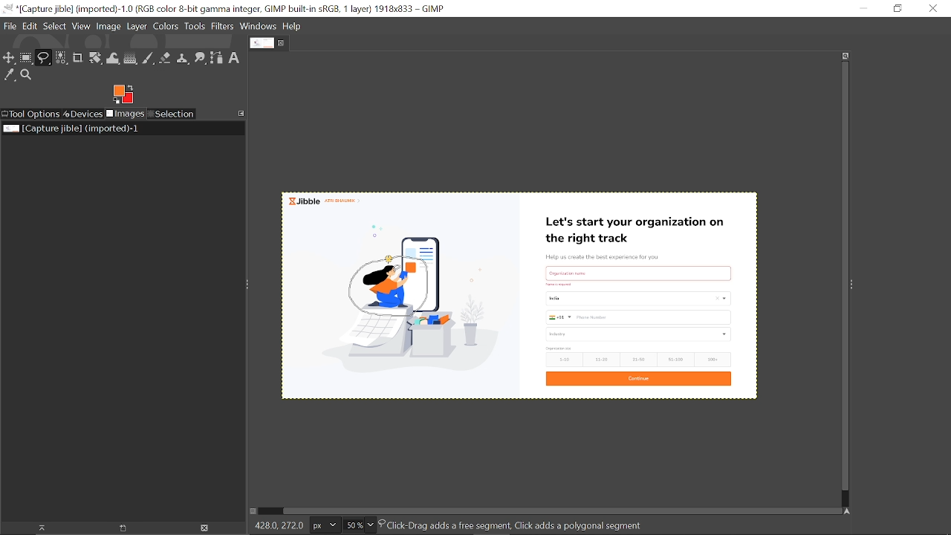 The width and height of the screenshot is (951, 535). What do you see at coordinates (524, 525) in the screenshot?
I see `Click-Drag adds a free segment, Click adds a polygonal segment` at bounding box center [524, 525].